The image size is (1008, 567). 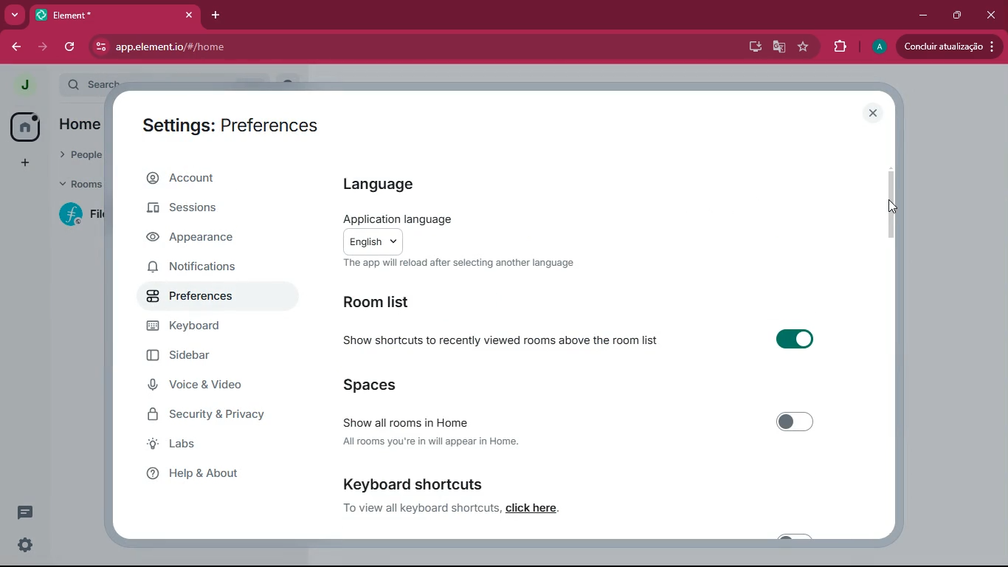 I want to click on keyboard, so click(x=208, y=326).